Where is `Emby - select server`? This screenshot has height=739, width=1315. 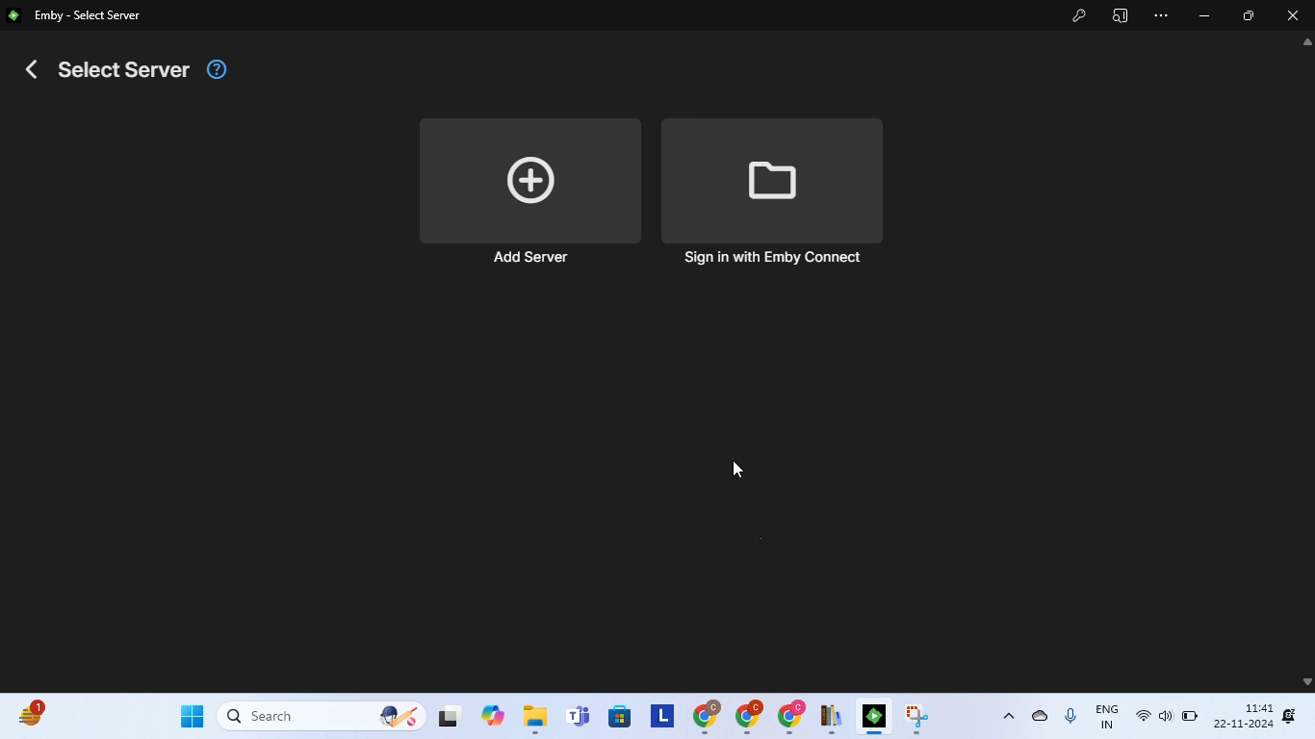
Emby - select server is located at coordinates (89, 17).